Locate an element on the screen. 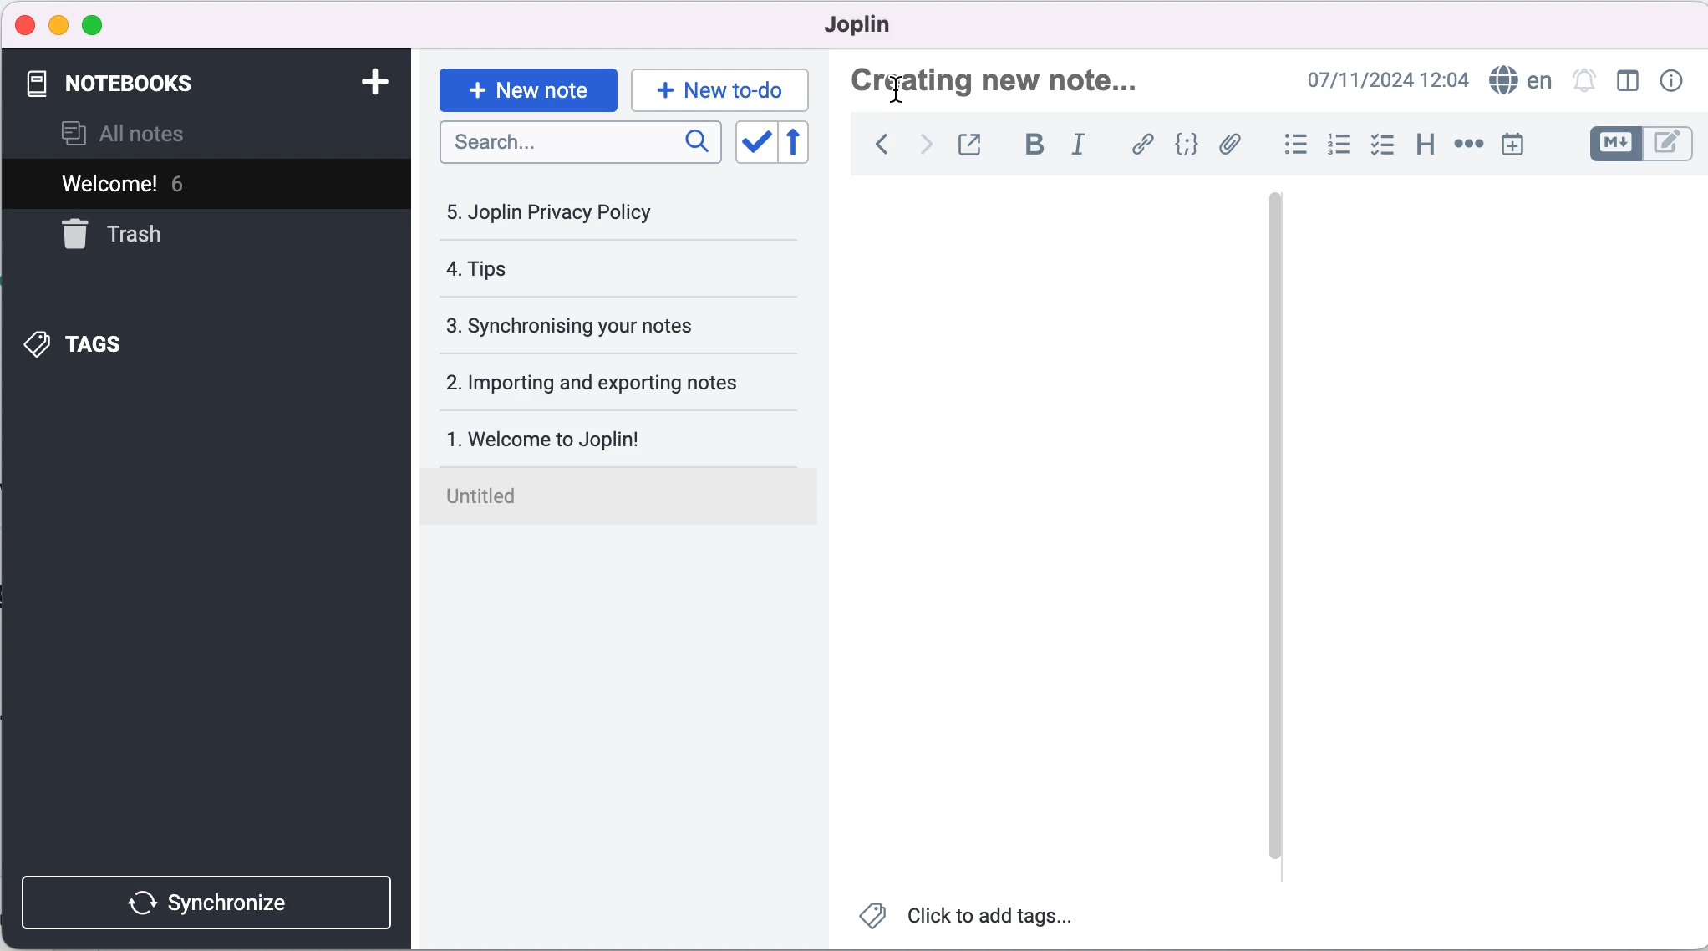 This screenshot has height=951, width=1708. toggle sort order field is located at coordinates (756, 144).